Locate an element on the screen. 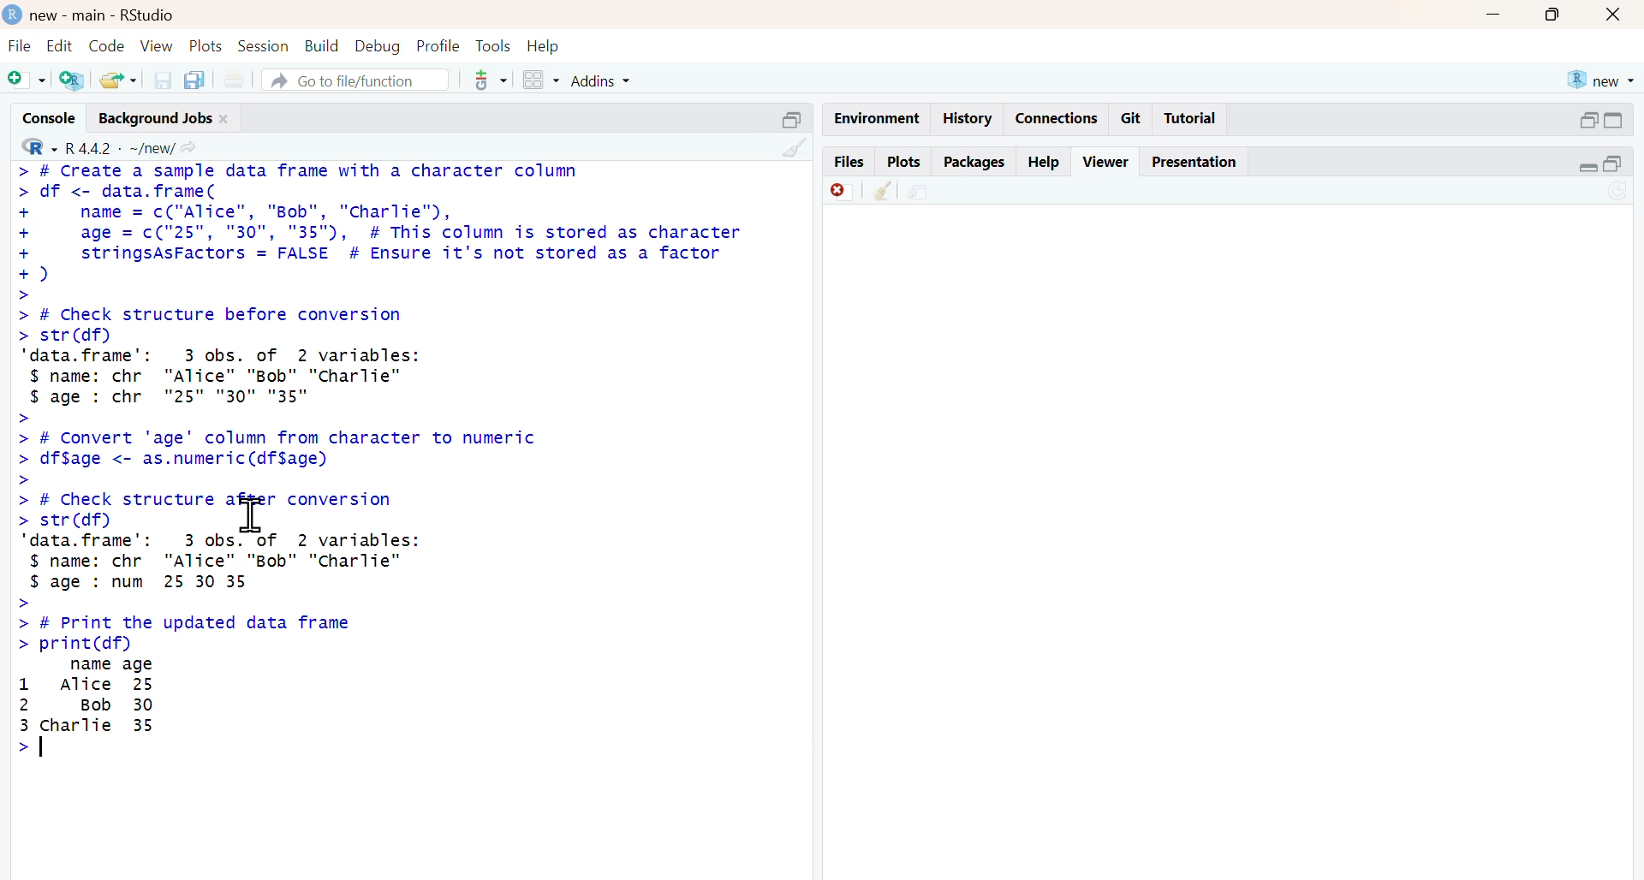 This screenshot has width=1644, height=880. share is located at coordinates (919, 193).